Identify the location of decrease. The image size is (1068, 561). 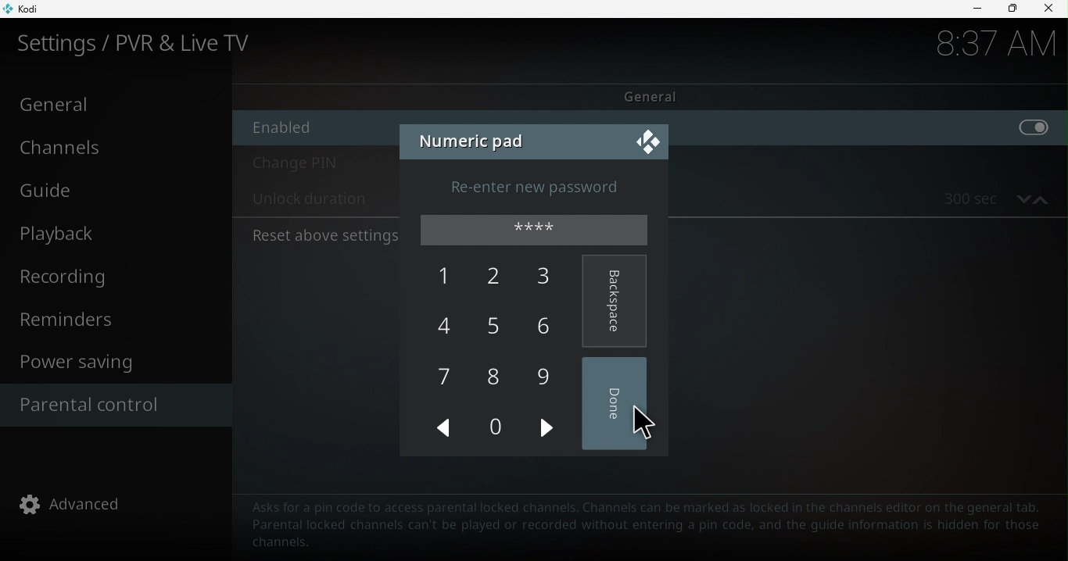
(1021, 198).